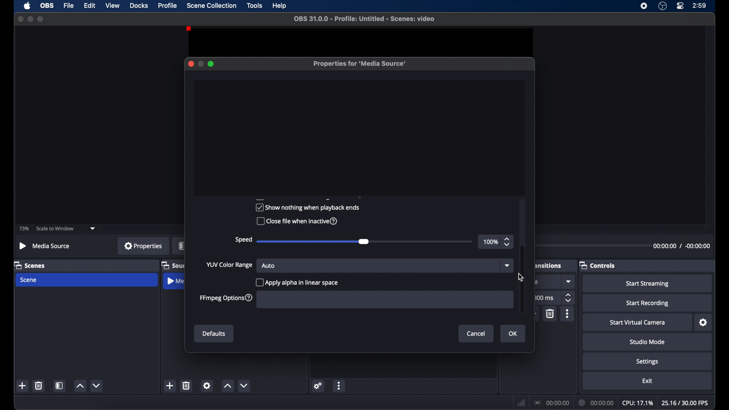 Image resolution: width=729 pixels, height=410 pixels. I want to click on maximize, so click(211, 64).